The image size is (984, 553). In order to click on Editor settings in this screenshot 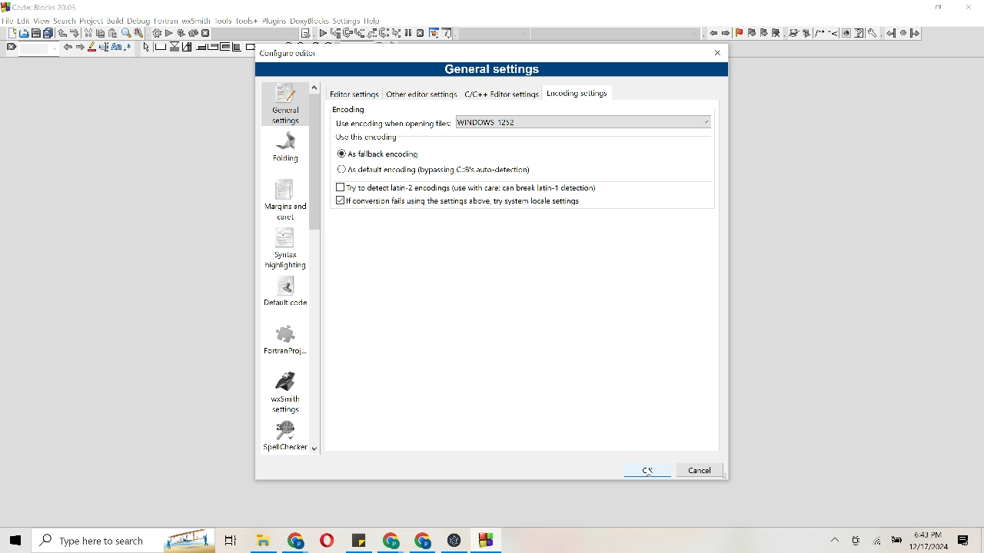, I will do `click(355, 93)`.